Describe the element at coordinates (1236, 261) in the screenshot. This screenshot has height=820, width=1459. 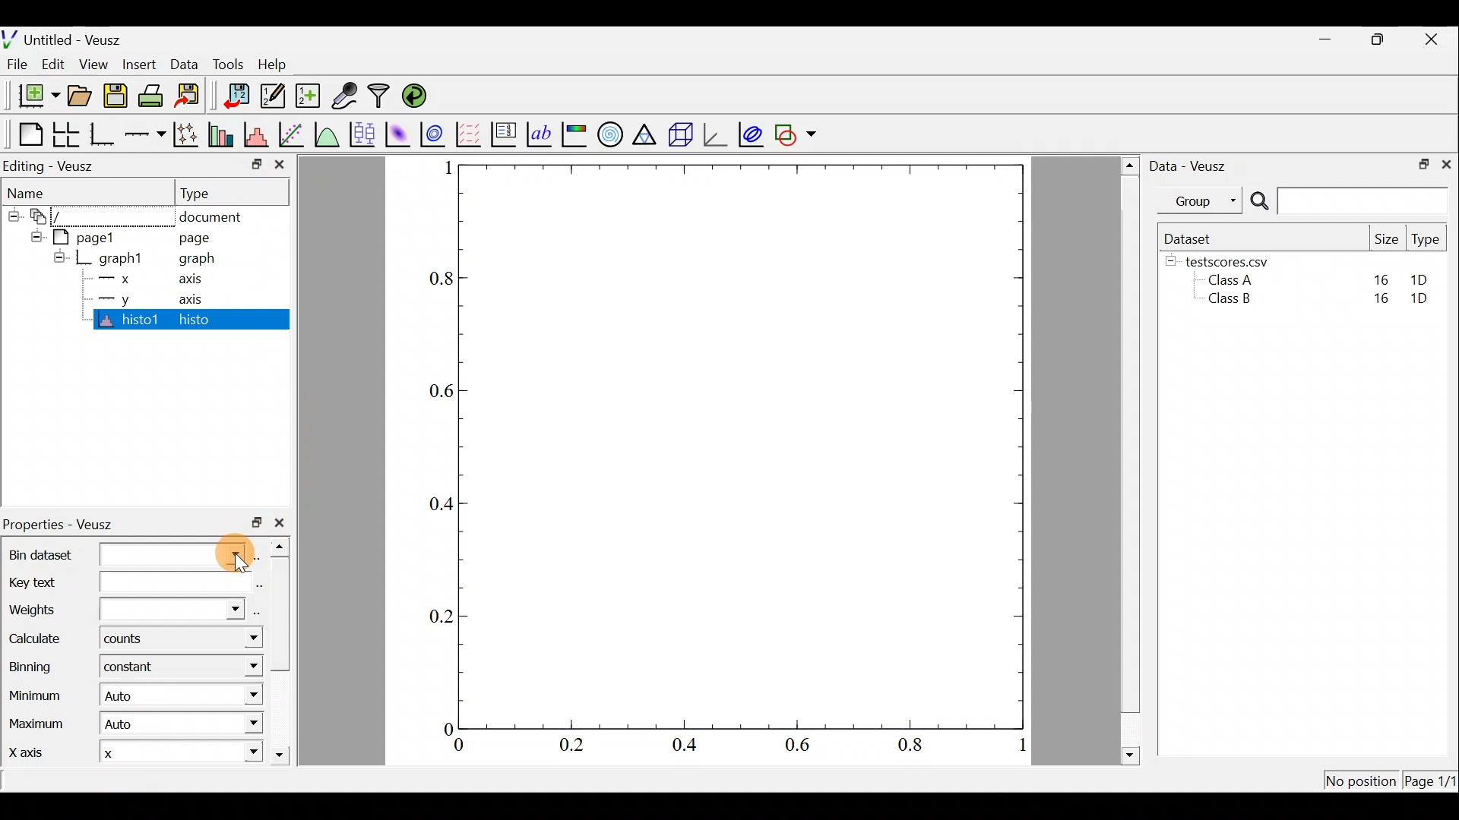
I see `testscores.csv` at that location.